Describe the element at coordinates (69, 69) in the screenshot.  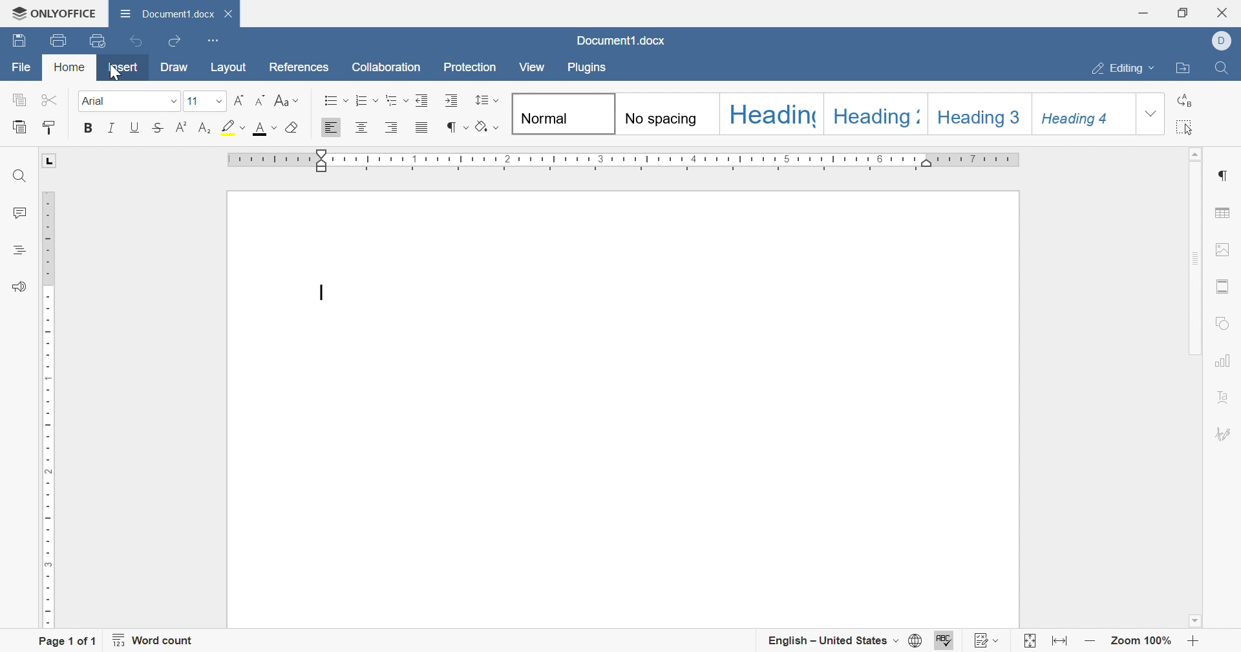
I see `Home` at that location.